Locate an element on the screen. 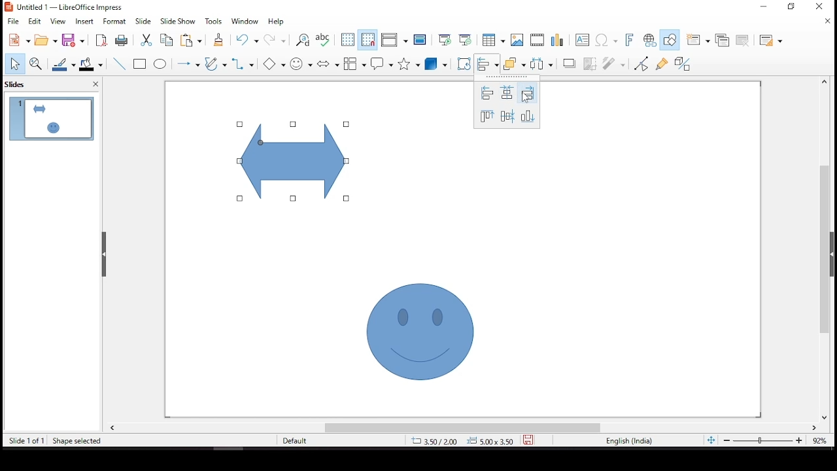 The image size is (837, 471). master slide is located at coordinates (421, 41).